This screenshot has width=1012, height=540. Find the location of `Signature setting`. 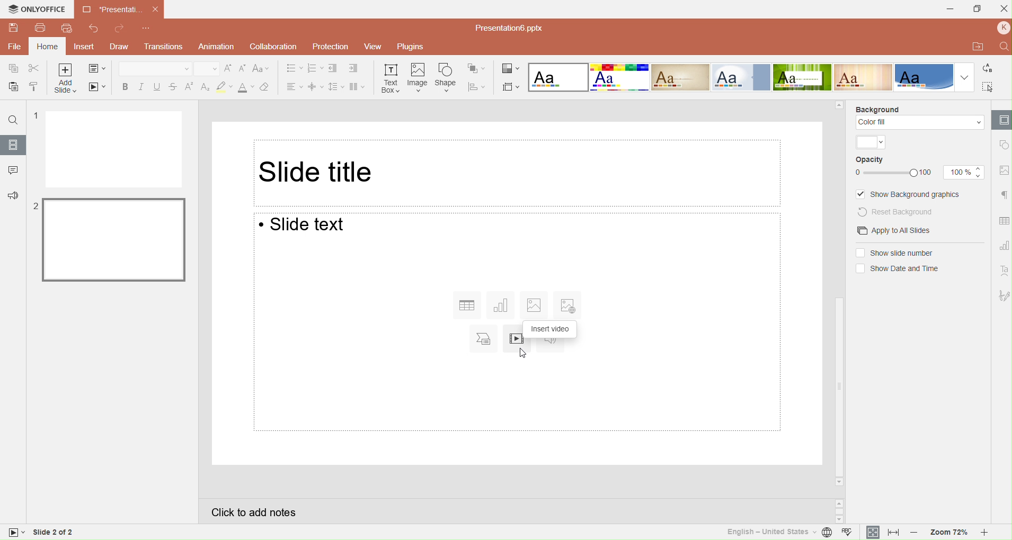

Signature setting is located at coordinates (1002, 293).